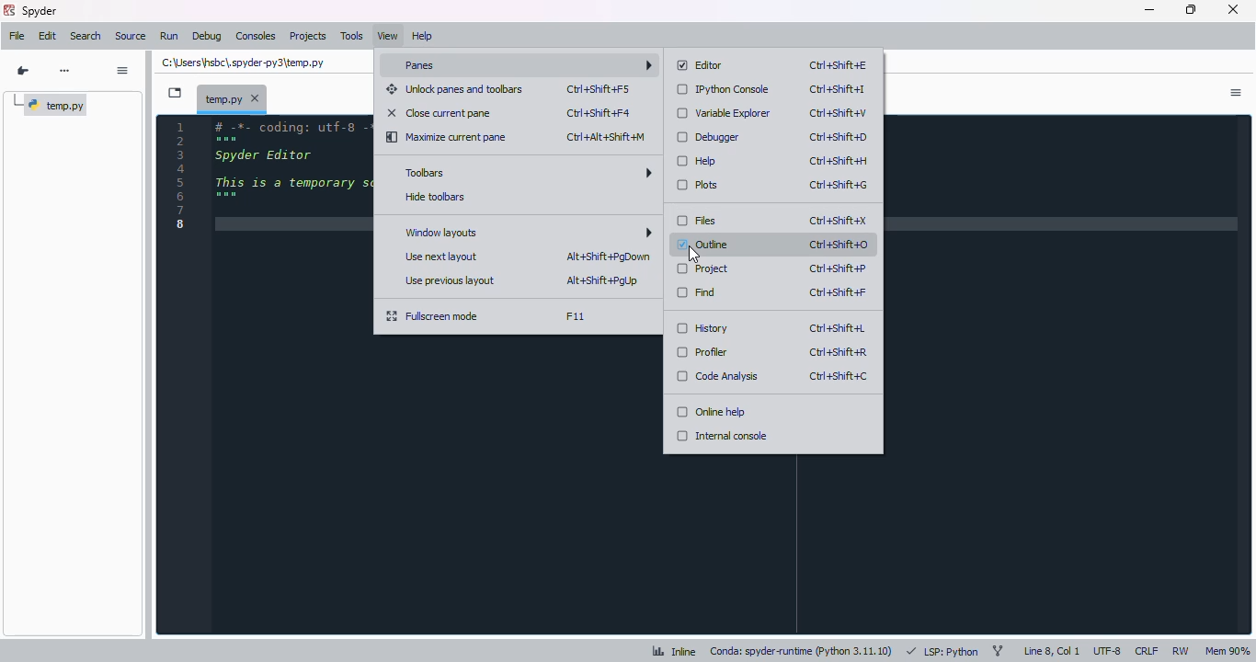 The image size is (1256, 662). I want to click on shortcut for unlock panes and toolbars, so click(599, 89).